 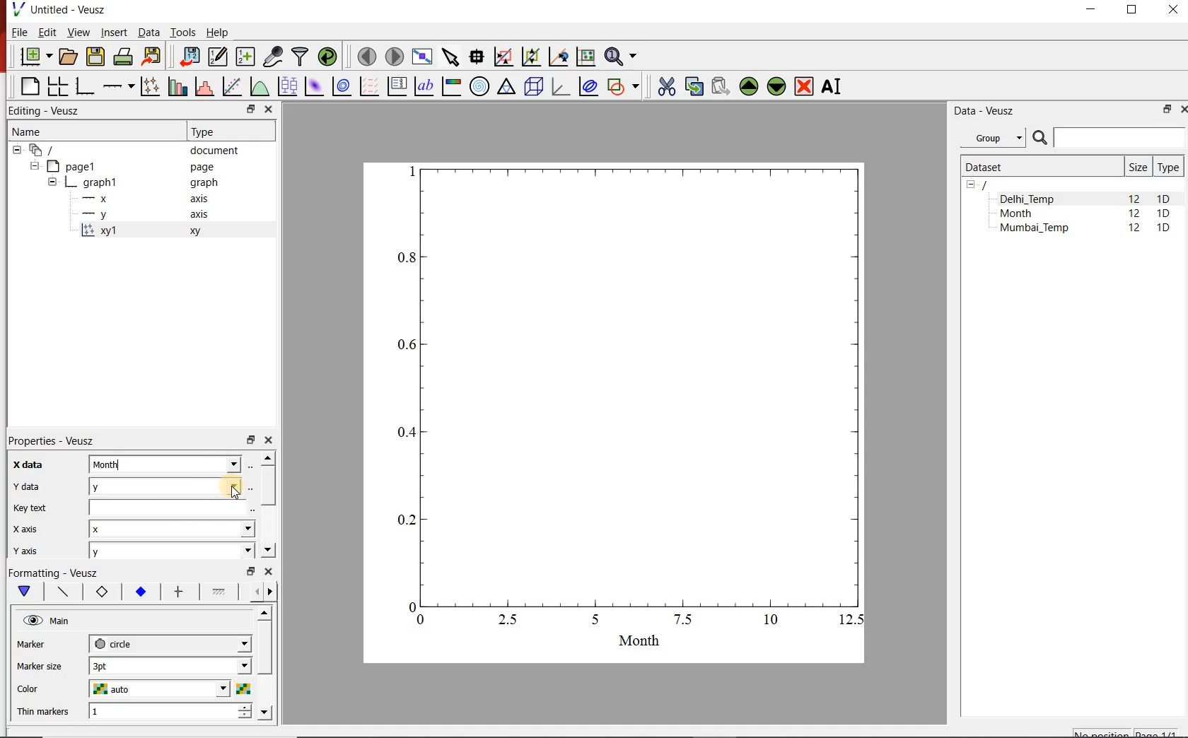 What do you see at coordinates (1138, 167) in the screenshot?
I see `Size` at bounding box center [1138, 167].